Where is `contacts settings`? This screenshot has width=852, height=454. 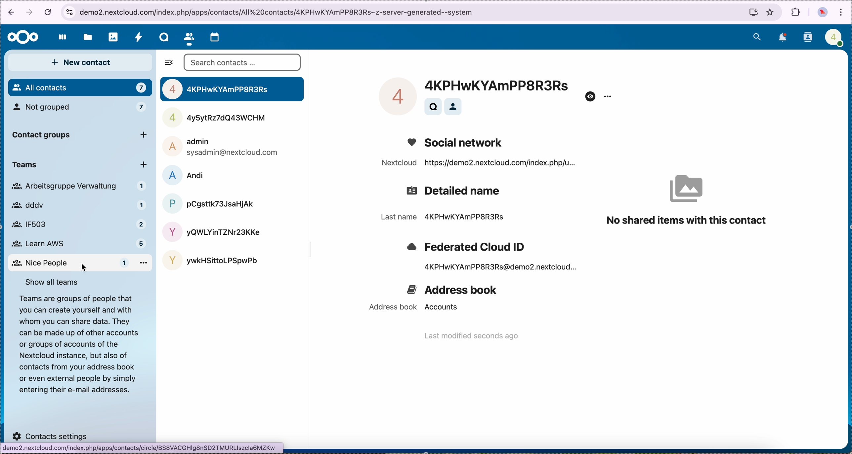 contacts settings is located at coordinates (51, 434).